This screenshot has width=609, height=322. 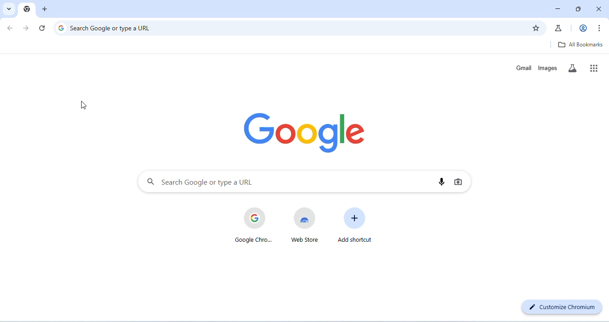 I want to click on image search, so click(x=458, y=182).